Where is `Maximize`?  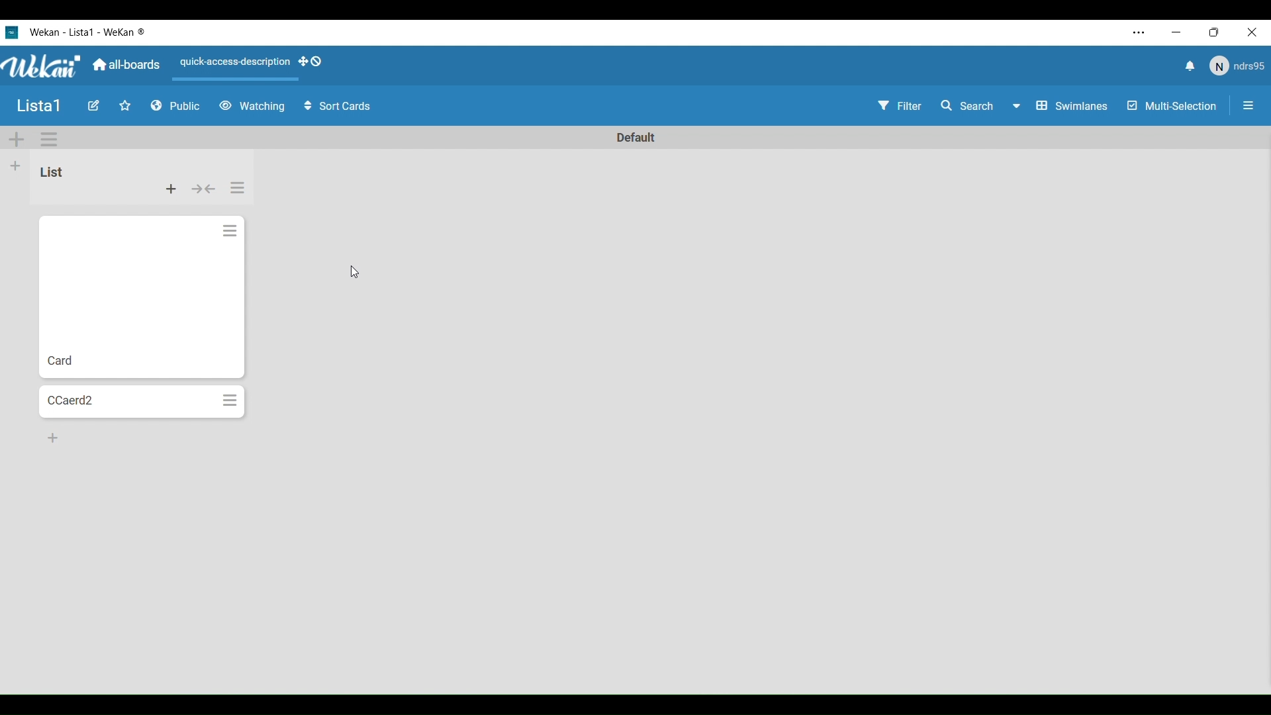
Maximize is located at coordinates (1218, 33).